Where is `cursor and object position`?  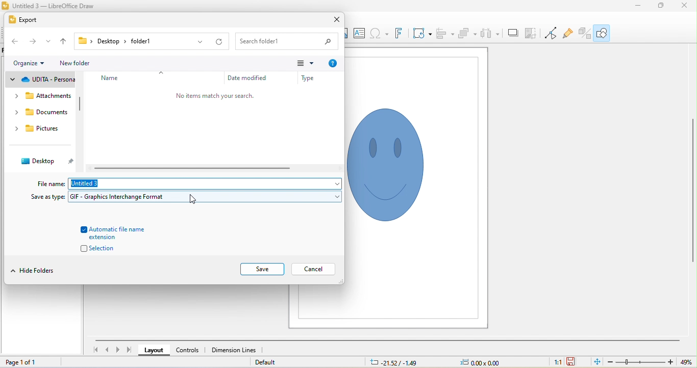
cursor and object position is located at coordinates (434, 361).